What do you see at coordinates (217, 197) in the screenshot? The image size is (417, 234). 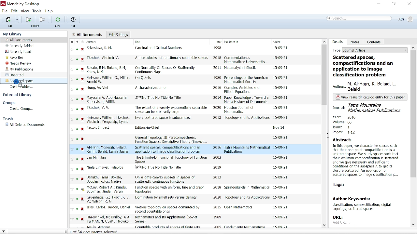 I see `2020` at bounding box center [217, 197].